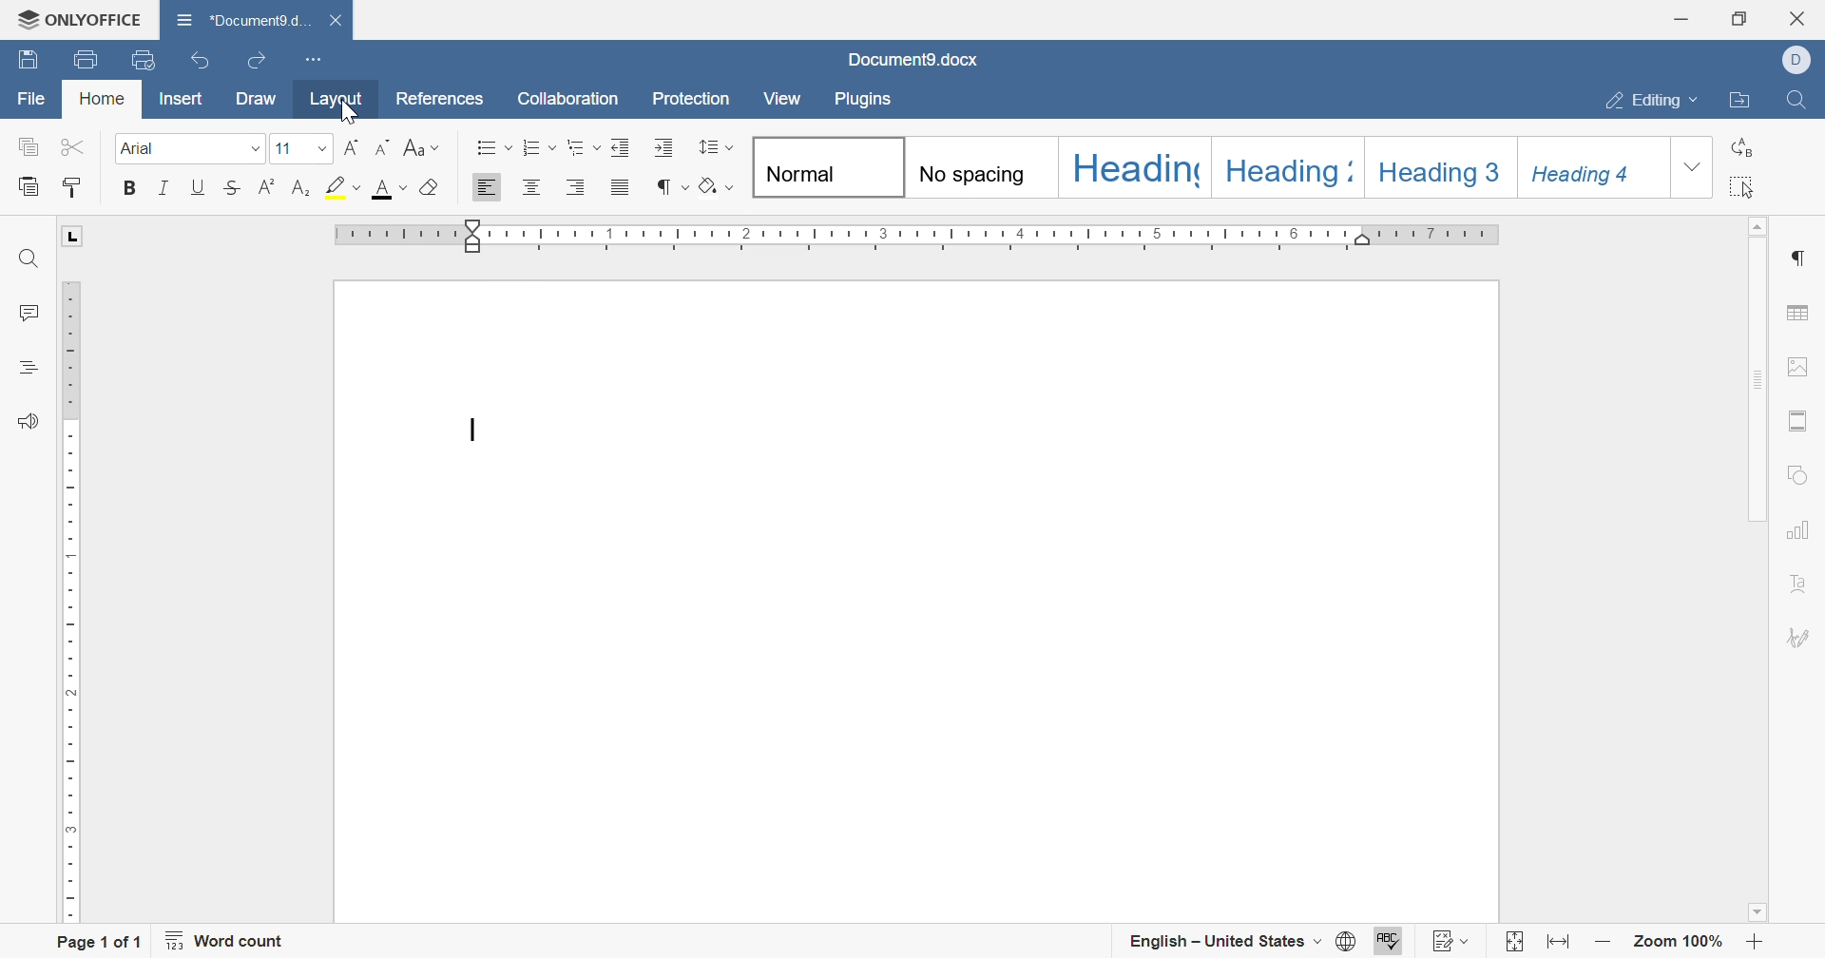 The height and width of the screenshot is (958, 1825). I want to click on align right, so click(576, 186).